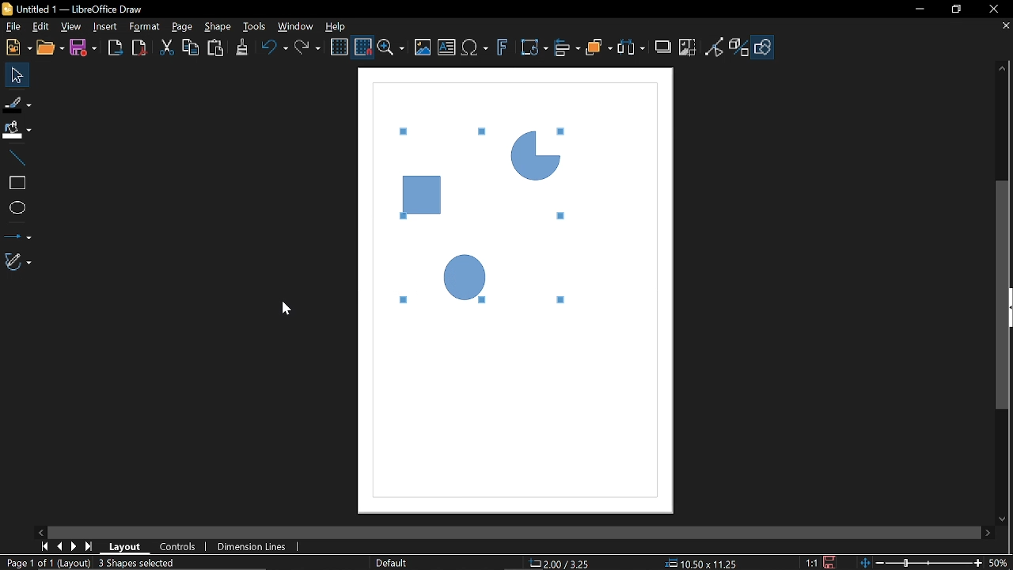 The image size is (1013, 570). What do you see at coordinates (599, 49) in the screenshot?
I see `Arrange` at bounding box center [599, 49].